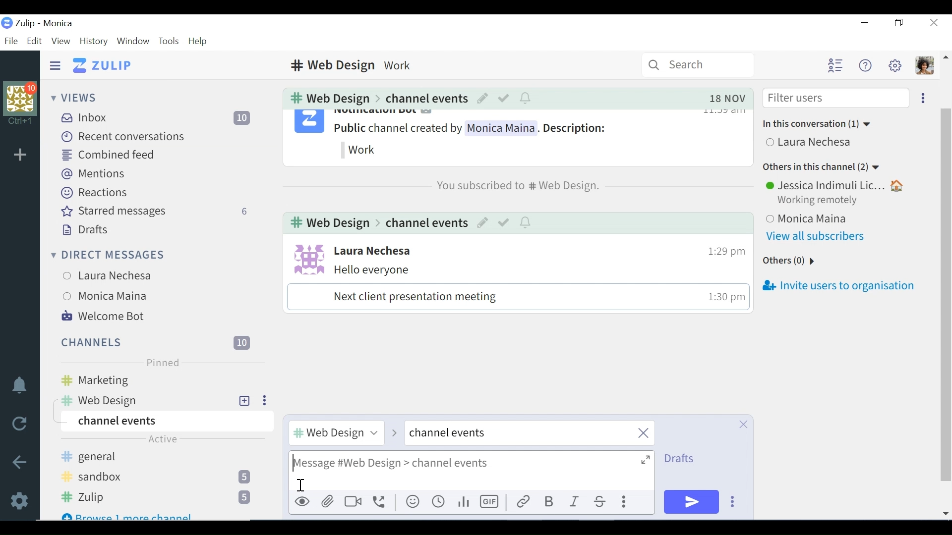  What do you see at coordinates (132, 41) in the screenshot?
I see `Window` at bounding box center [132, 41].